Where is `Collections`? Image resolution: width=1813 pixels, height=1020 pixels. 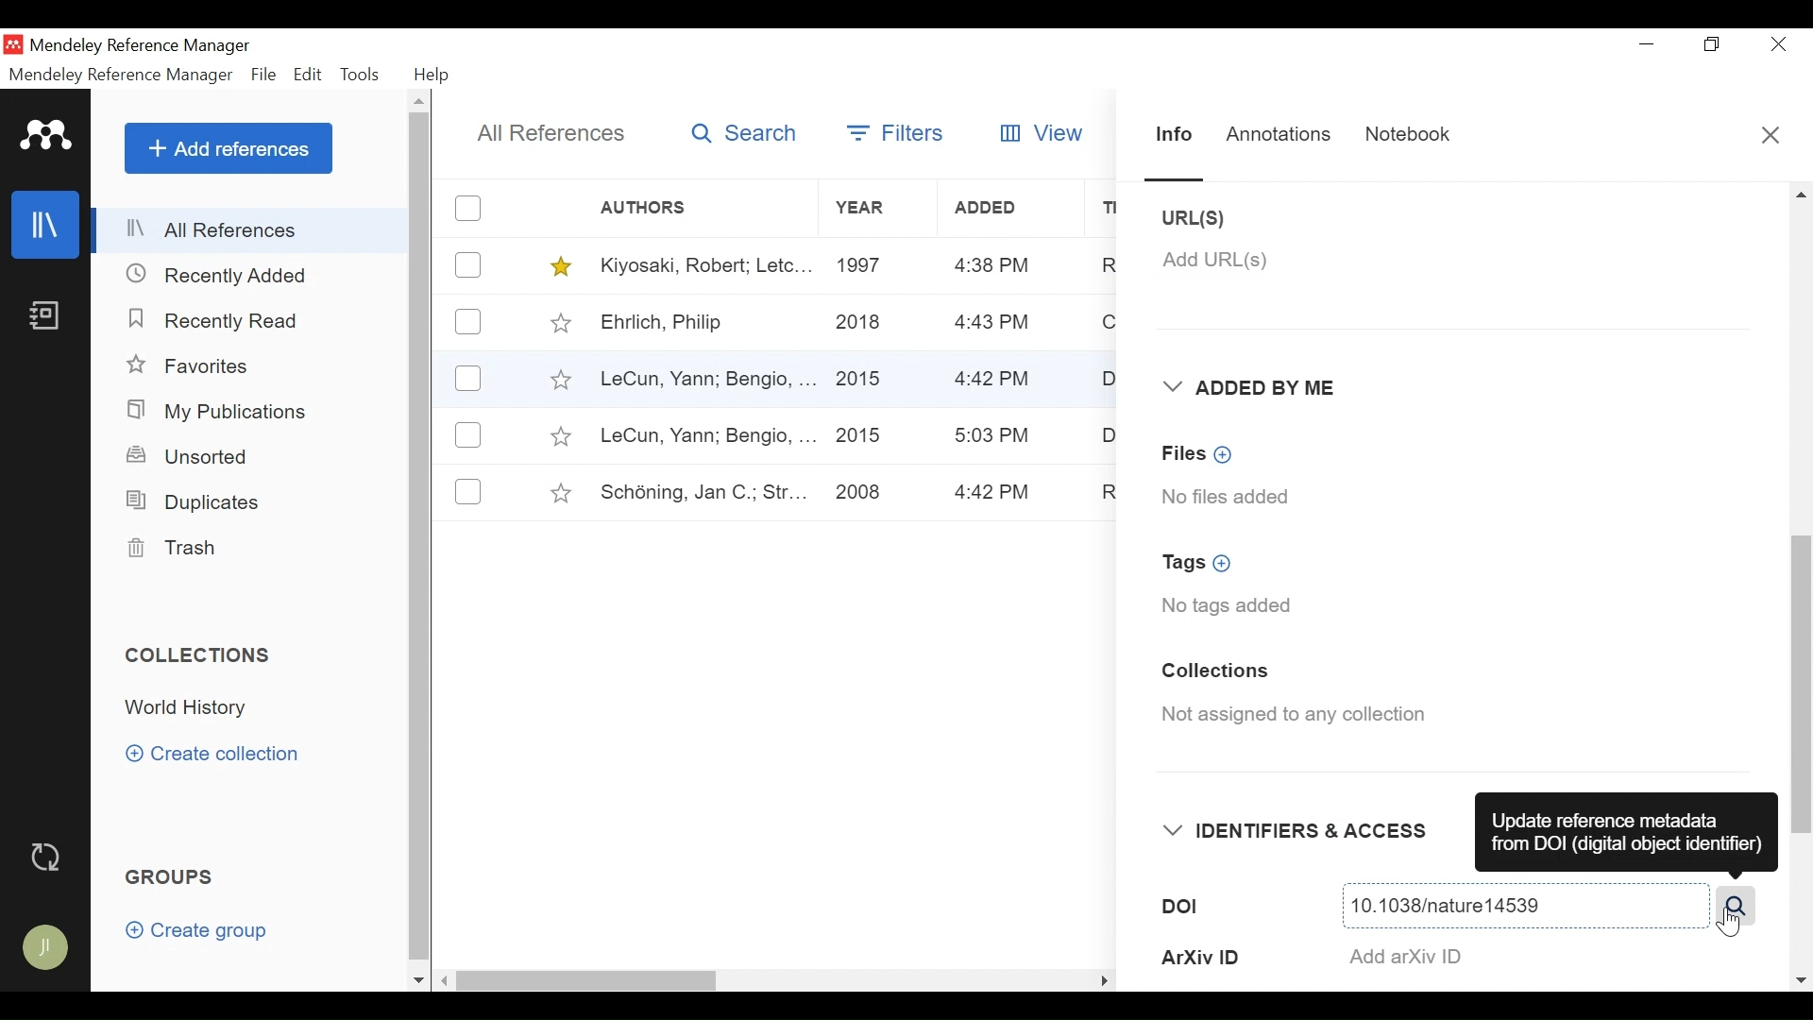 Collections is located at coordinates (205, 655).